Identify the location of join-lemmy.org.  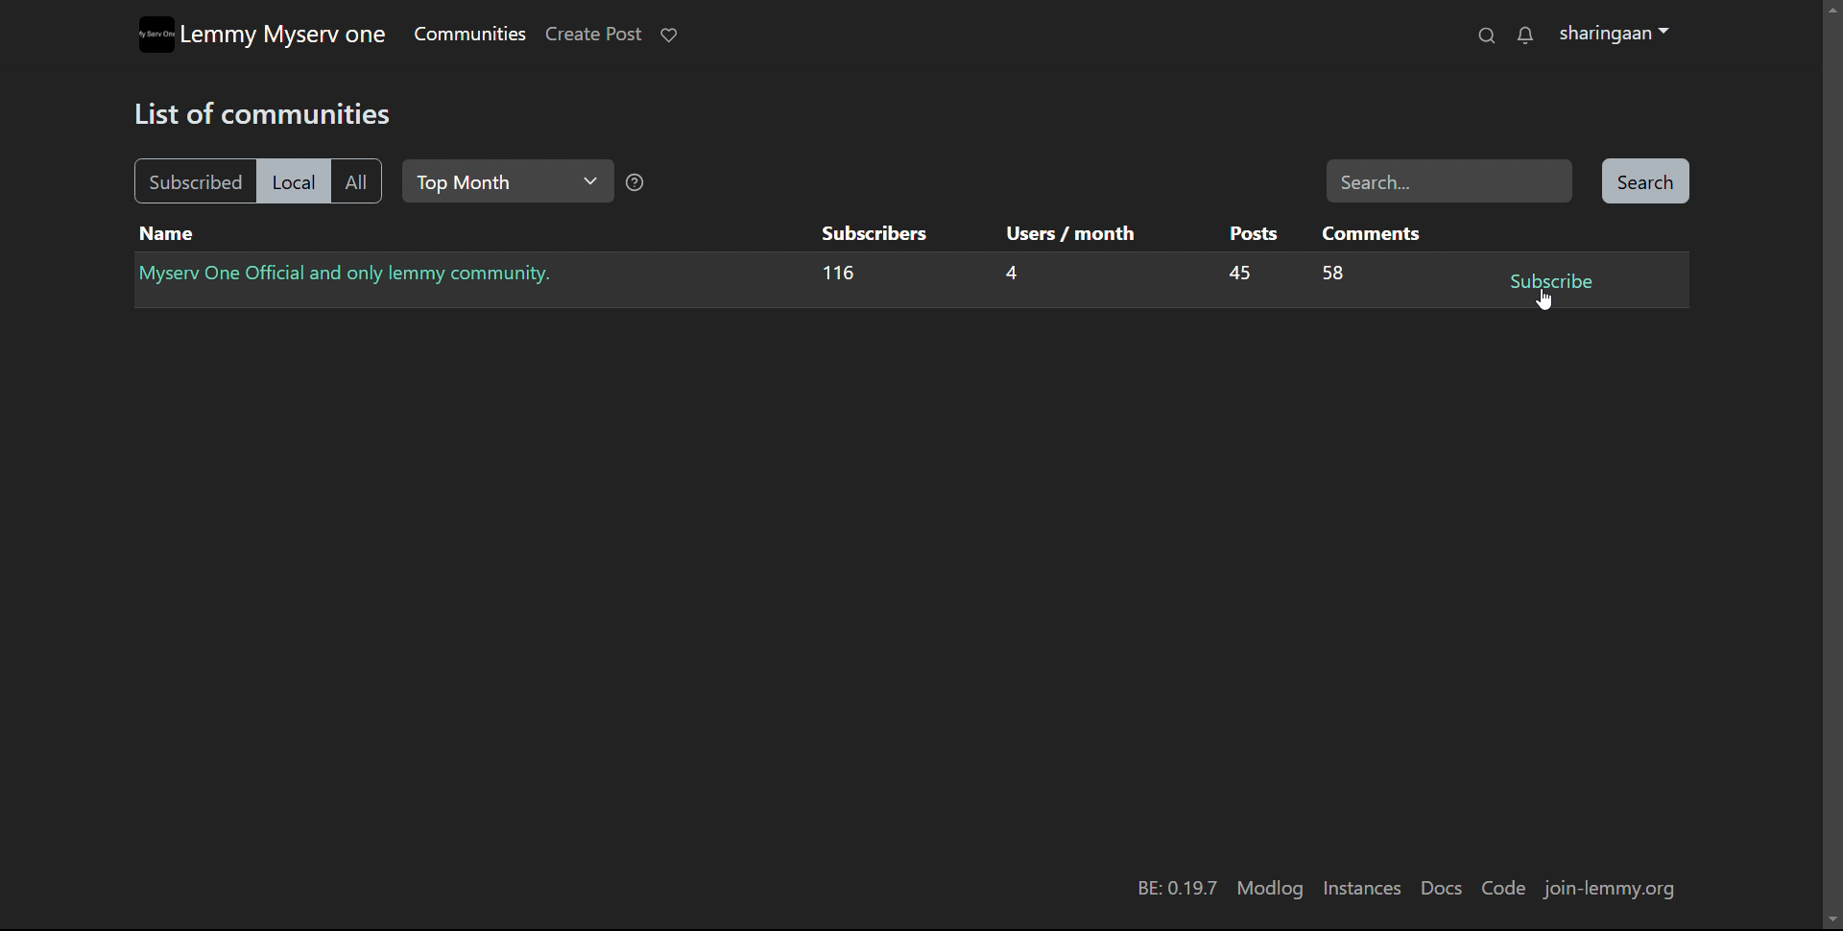
(1616, 891).